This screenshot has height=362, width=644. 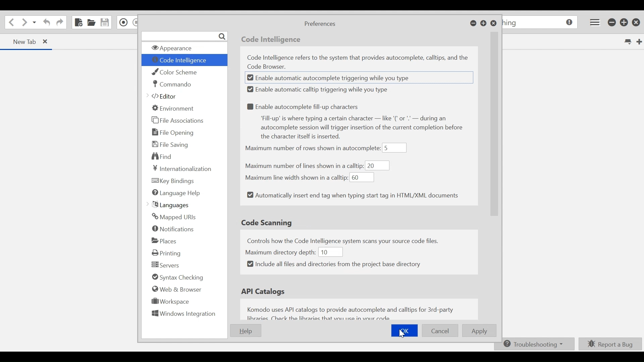 What do you see at coordinates (124, 22) in the screenshot?
I see `Recording in Macro ` at bounding box center [124, 22].